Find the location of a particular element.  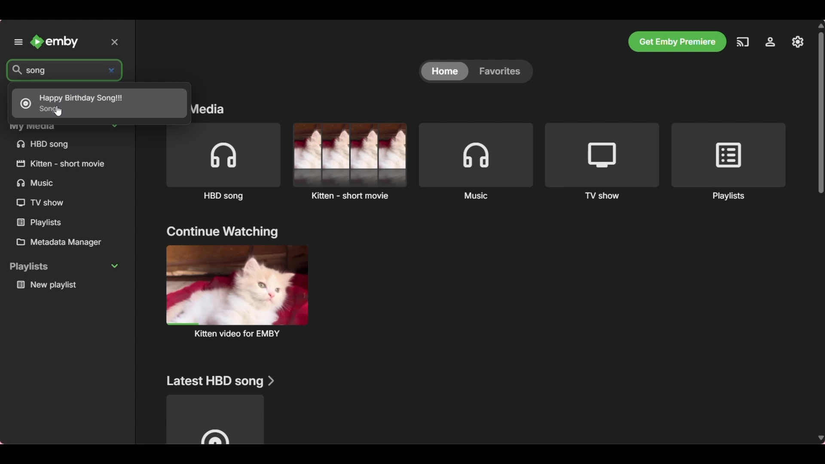

Happy birthday song is located at coordinates (98, 104).